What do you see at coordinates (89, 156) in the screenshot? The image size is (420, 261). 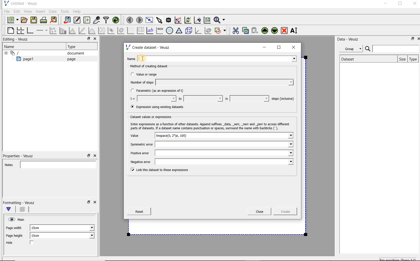 I see `restore down` at bounding box center [89, 156].